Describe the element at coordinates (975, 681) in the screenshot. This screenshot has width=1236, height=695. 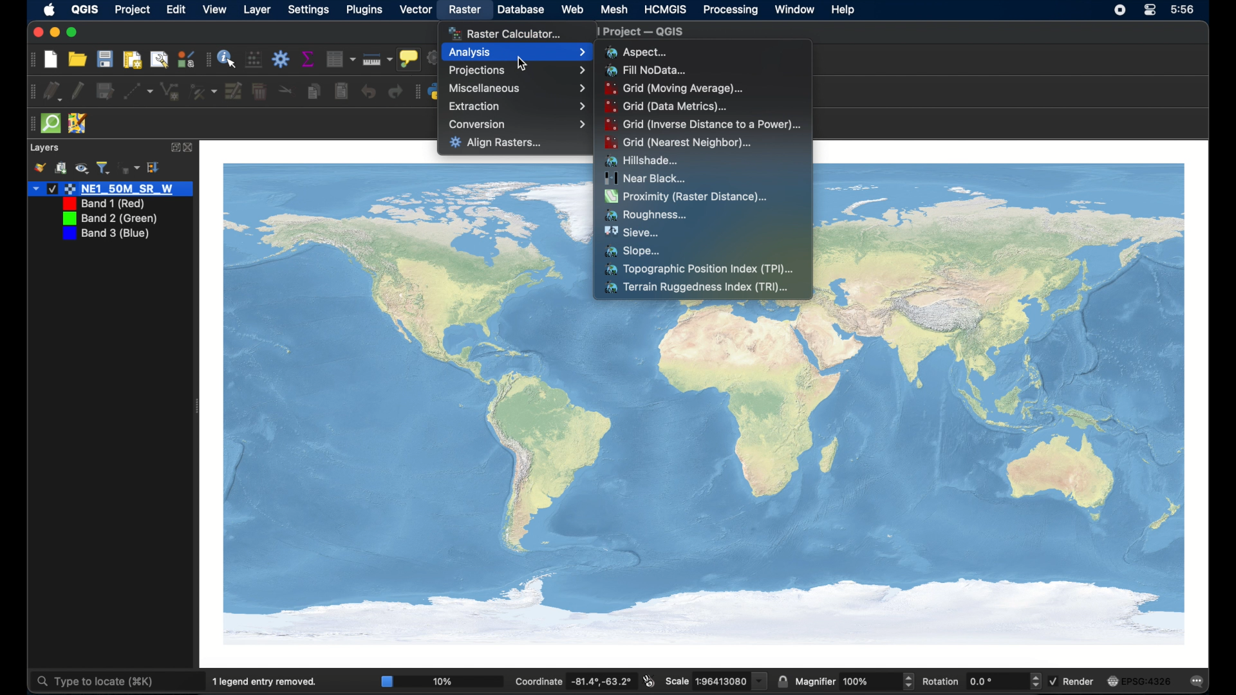
I see `rotation` at that location.